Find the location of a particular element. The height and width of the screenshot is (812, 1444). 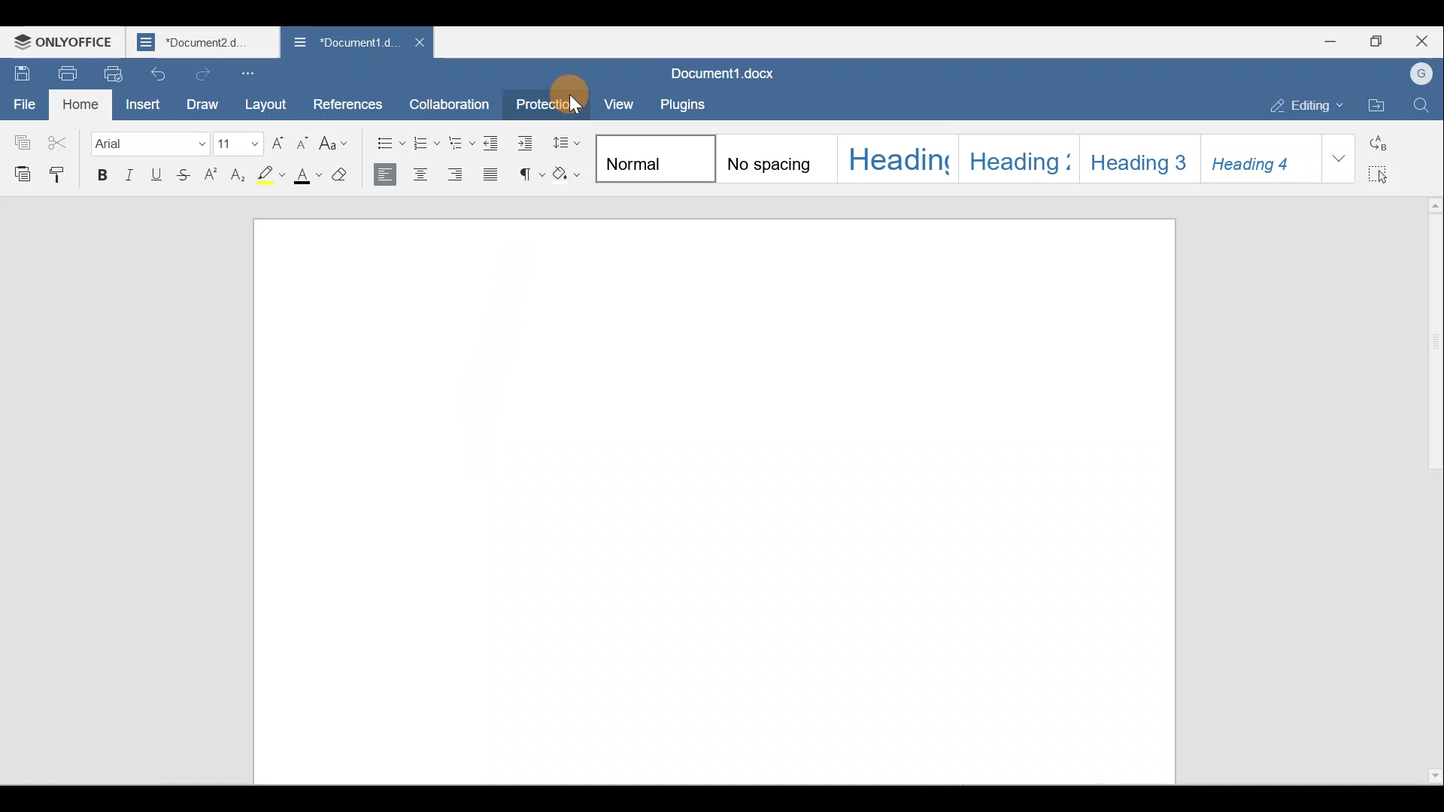

Style 6 is located at coordinates (1260, 159).